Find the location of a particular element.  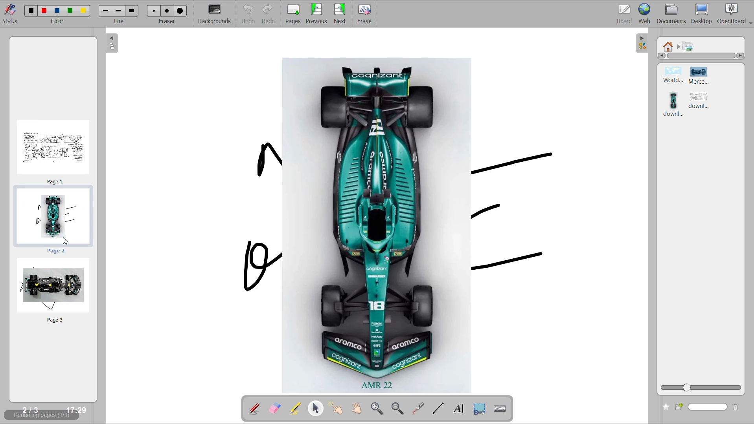

rearranged page 1 is located at coordinates (53, 150).